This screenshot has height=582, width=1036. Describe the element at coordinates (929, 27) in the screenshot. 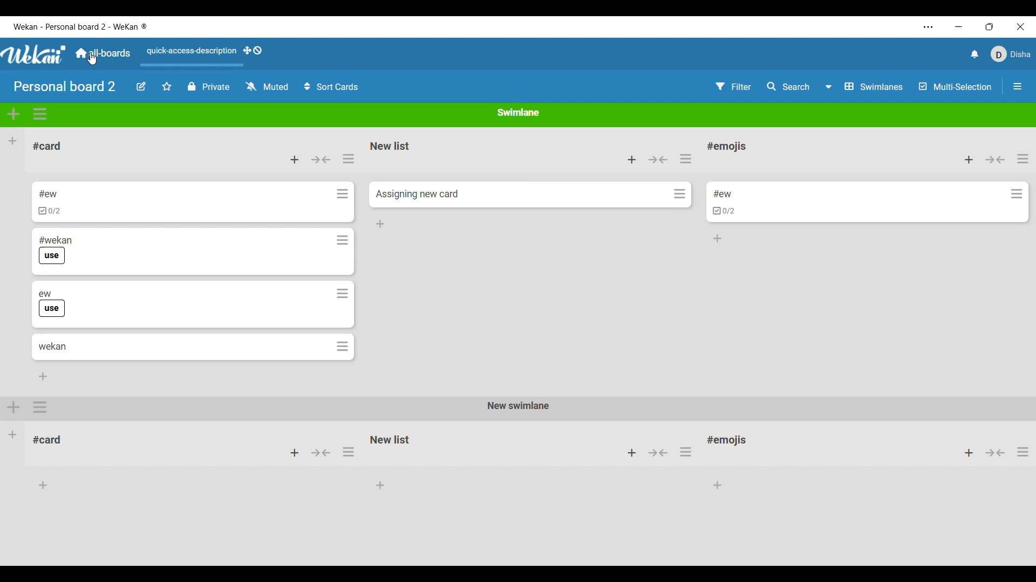

I see `More settings` at that location.